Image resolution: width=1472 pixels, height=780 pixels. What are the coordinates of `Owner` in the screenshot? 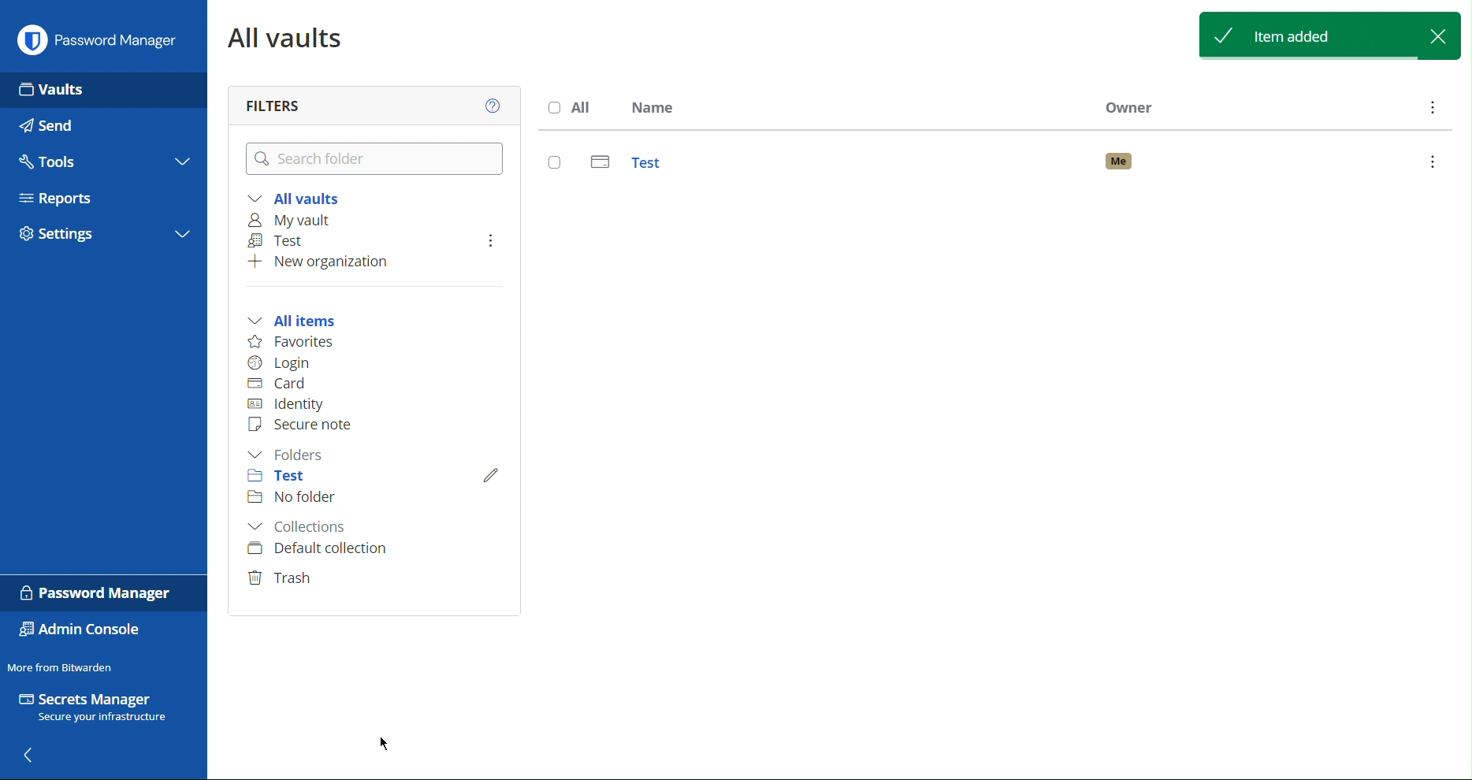 It's located at (1129, 107).